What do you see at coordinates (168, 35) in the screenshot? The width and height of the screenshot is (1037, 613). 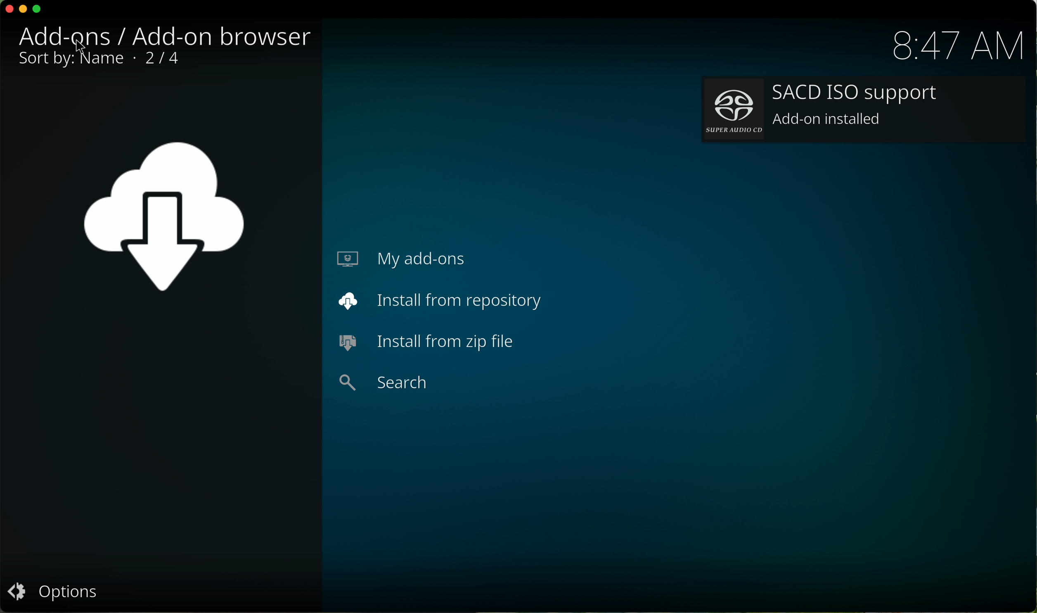 I see `audio decoders` at bounding box center [168, 35].